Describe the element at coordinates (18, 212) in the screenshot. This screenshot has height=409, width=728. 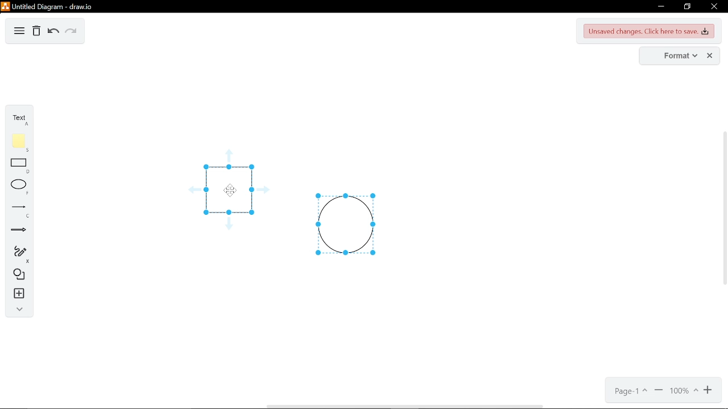
I see `line` at that location.